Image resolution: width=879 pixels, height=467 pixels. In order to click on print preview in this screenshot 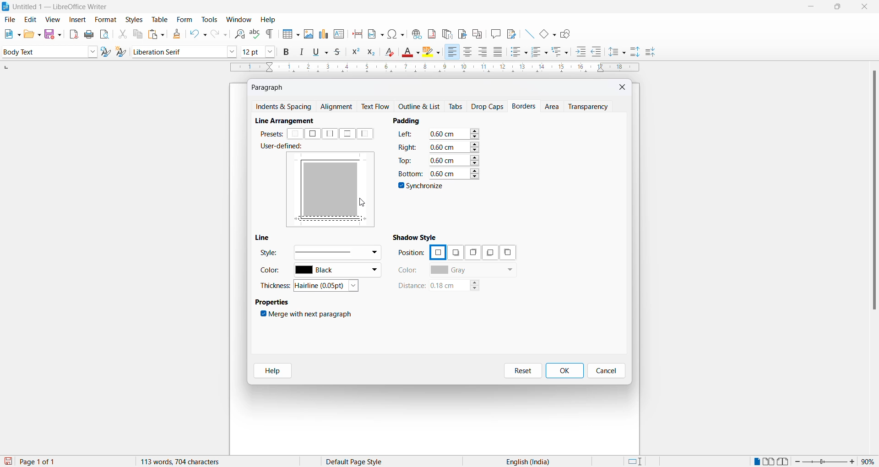, I will do `click(105, 34)`.